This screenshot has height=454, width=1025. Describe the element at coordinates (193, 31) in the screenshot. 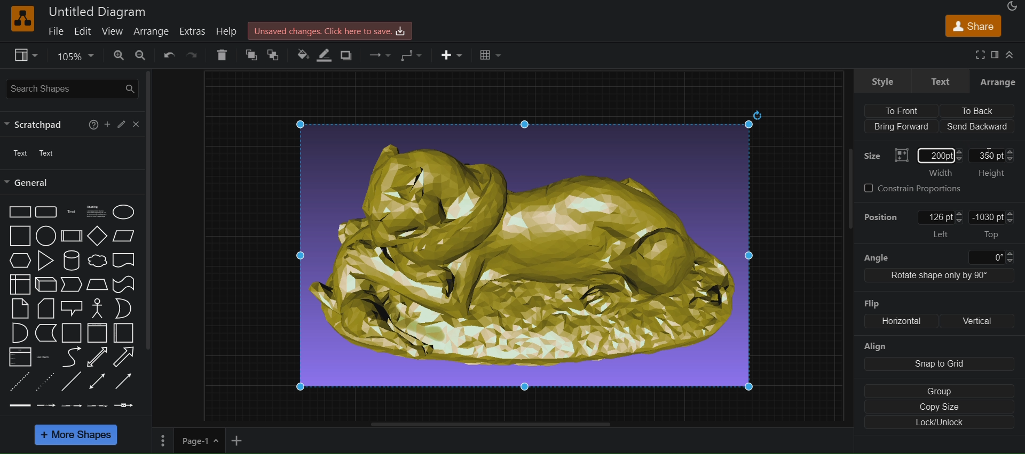

I see `extras` at that location.